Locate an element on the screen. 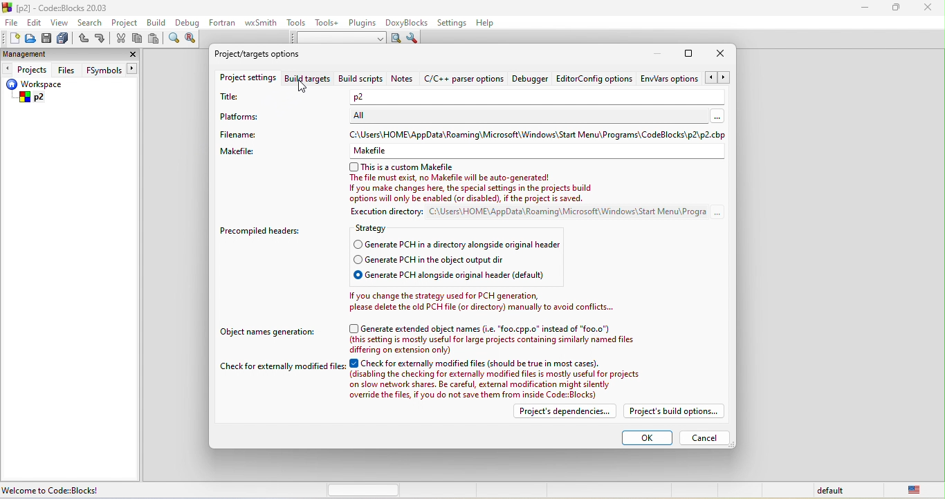 The image size is (945, 499). open is located at coordinates (28, 41).